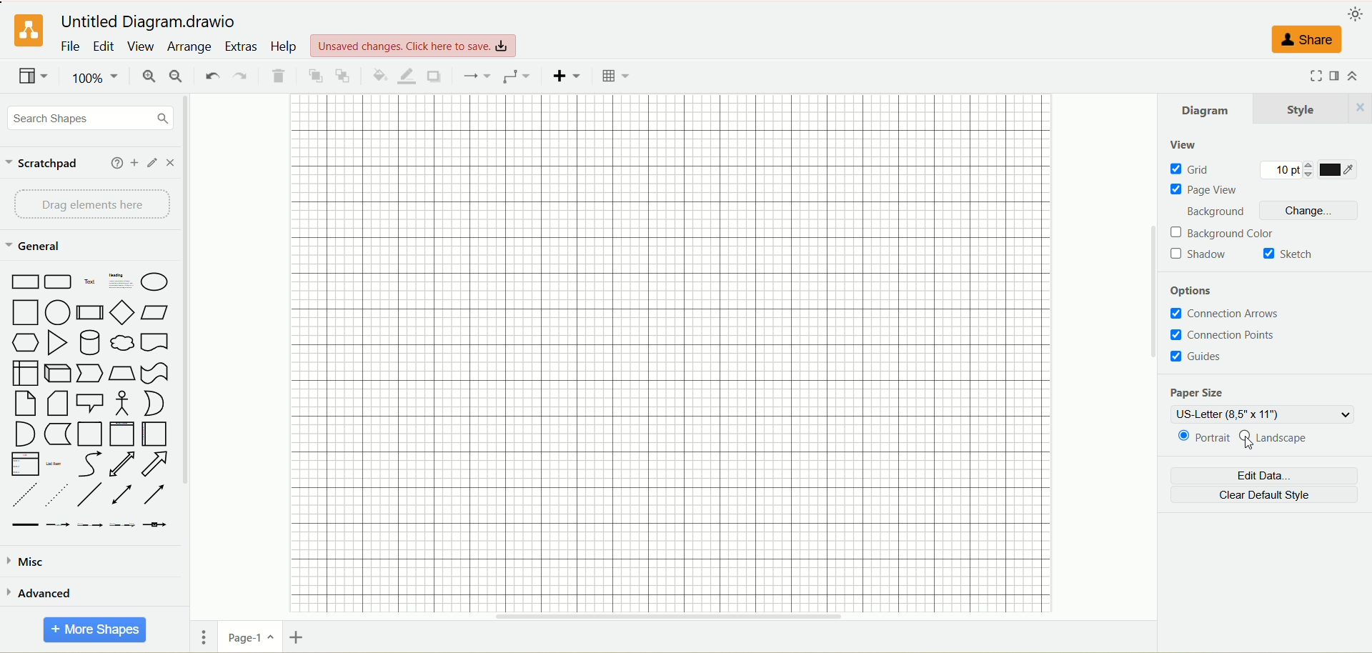 Image resolution: width=1372 pixels, height=653 pixels. What do you see at coordinates (187, 46) in the screenshot?
I see `arrange` at bounding box center [187, 46].